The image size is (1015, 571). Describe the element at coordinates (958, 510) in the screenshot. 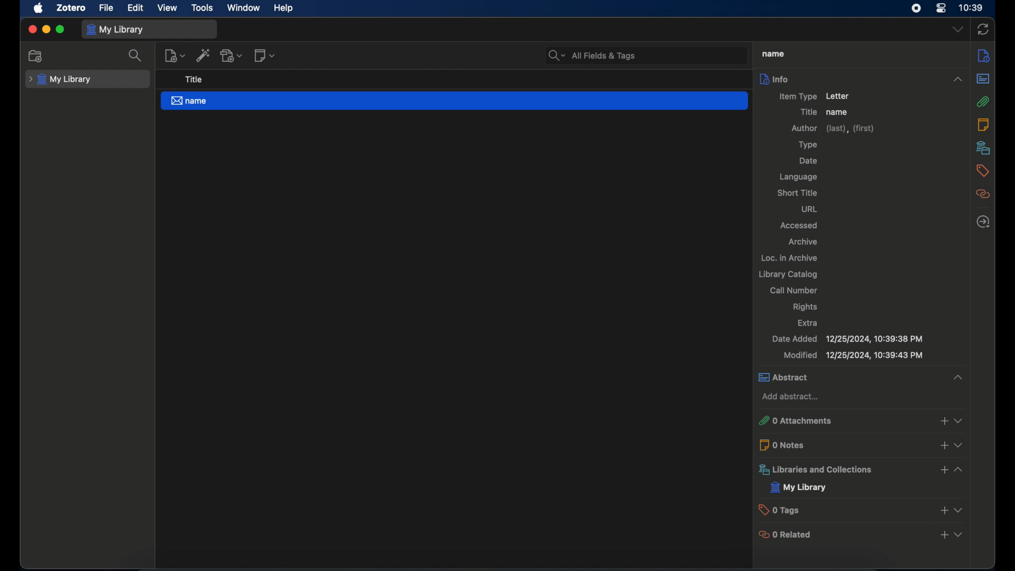

I see `view more` at that location.